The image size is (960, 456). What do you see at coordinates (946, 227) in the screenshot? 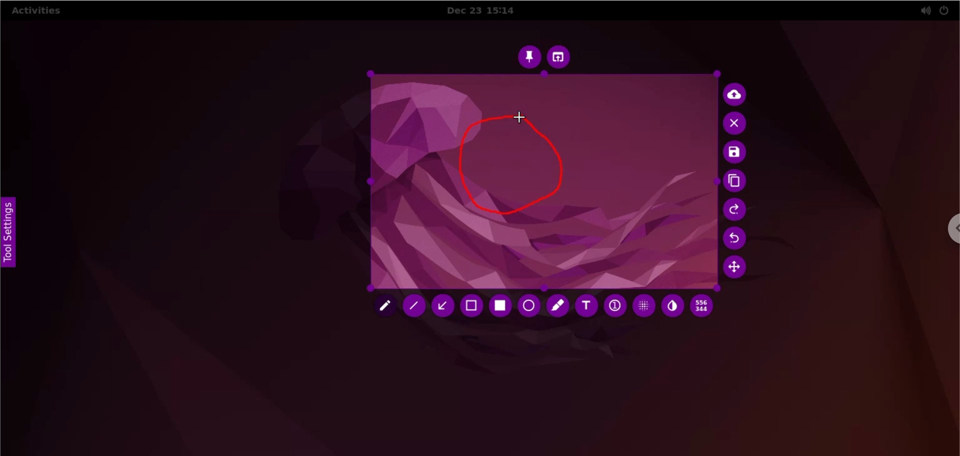
I see `chrome options` at bounding box center [946, 227].